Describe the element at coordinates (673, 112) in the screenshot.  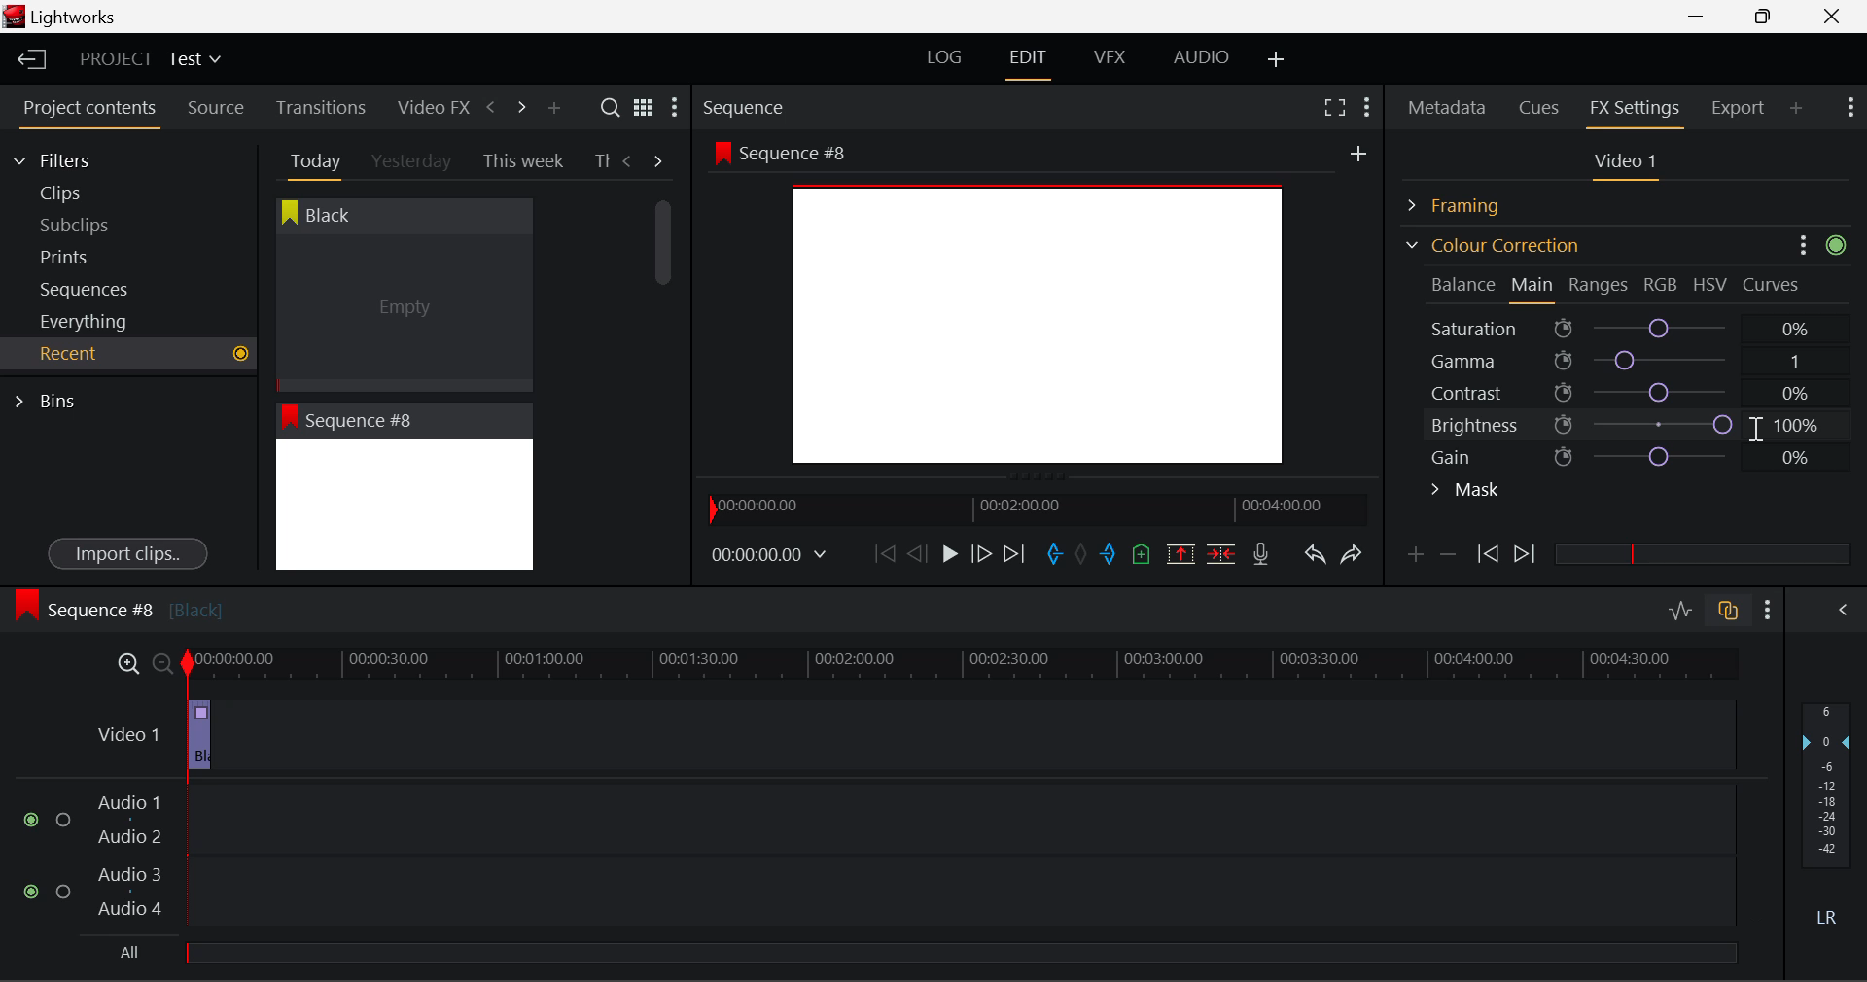
I see `Show Settings` at that location.